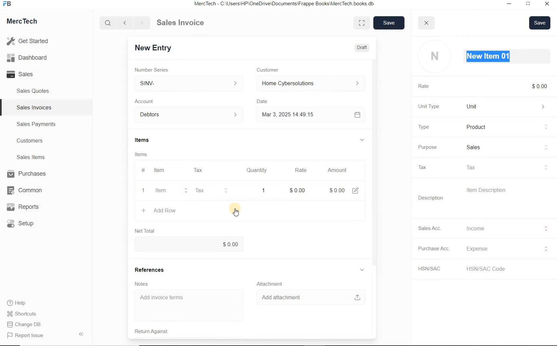 The width and height of the screenshot is (557, 346). What do you see at coordinates (30, 74) in the screenshot?
I see `Sales` at bounding box center [30, 74].